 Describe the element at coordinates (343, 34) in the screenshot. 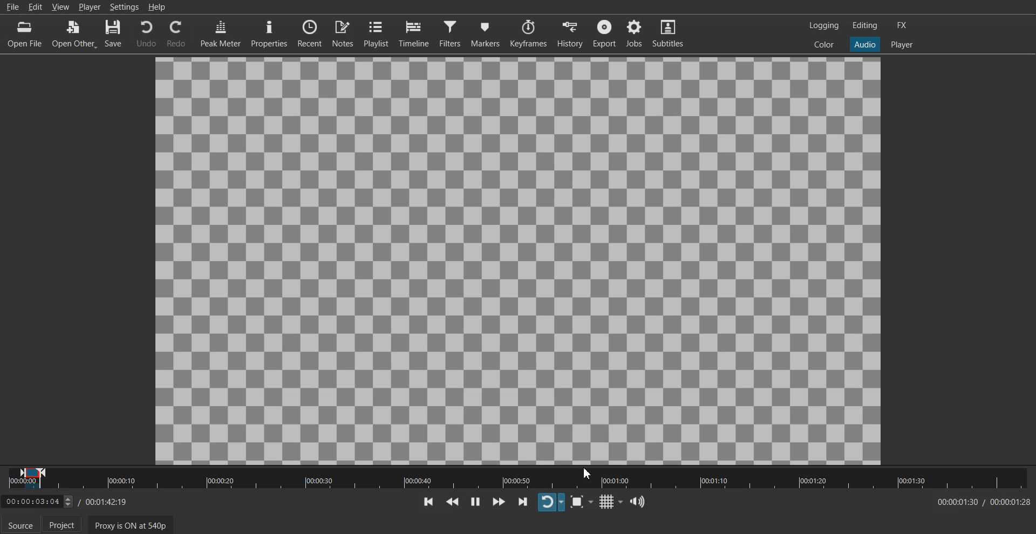

I see `Notes` at that location.